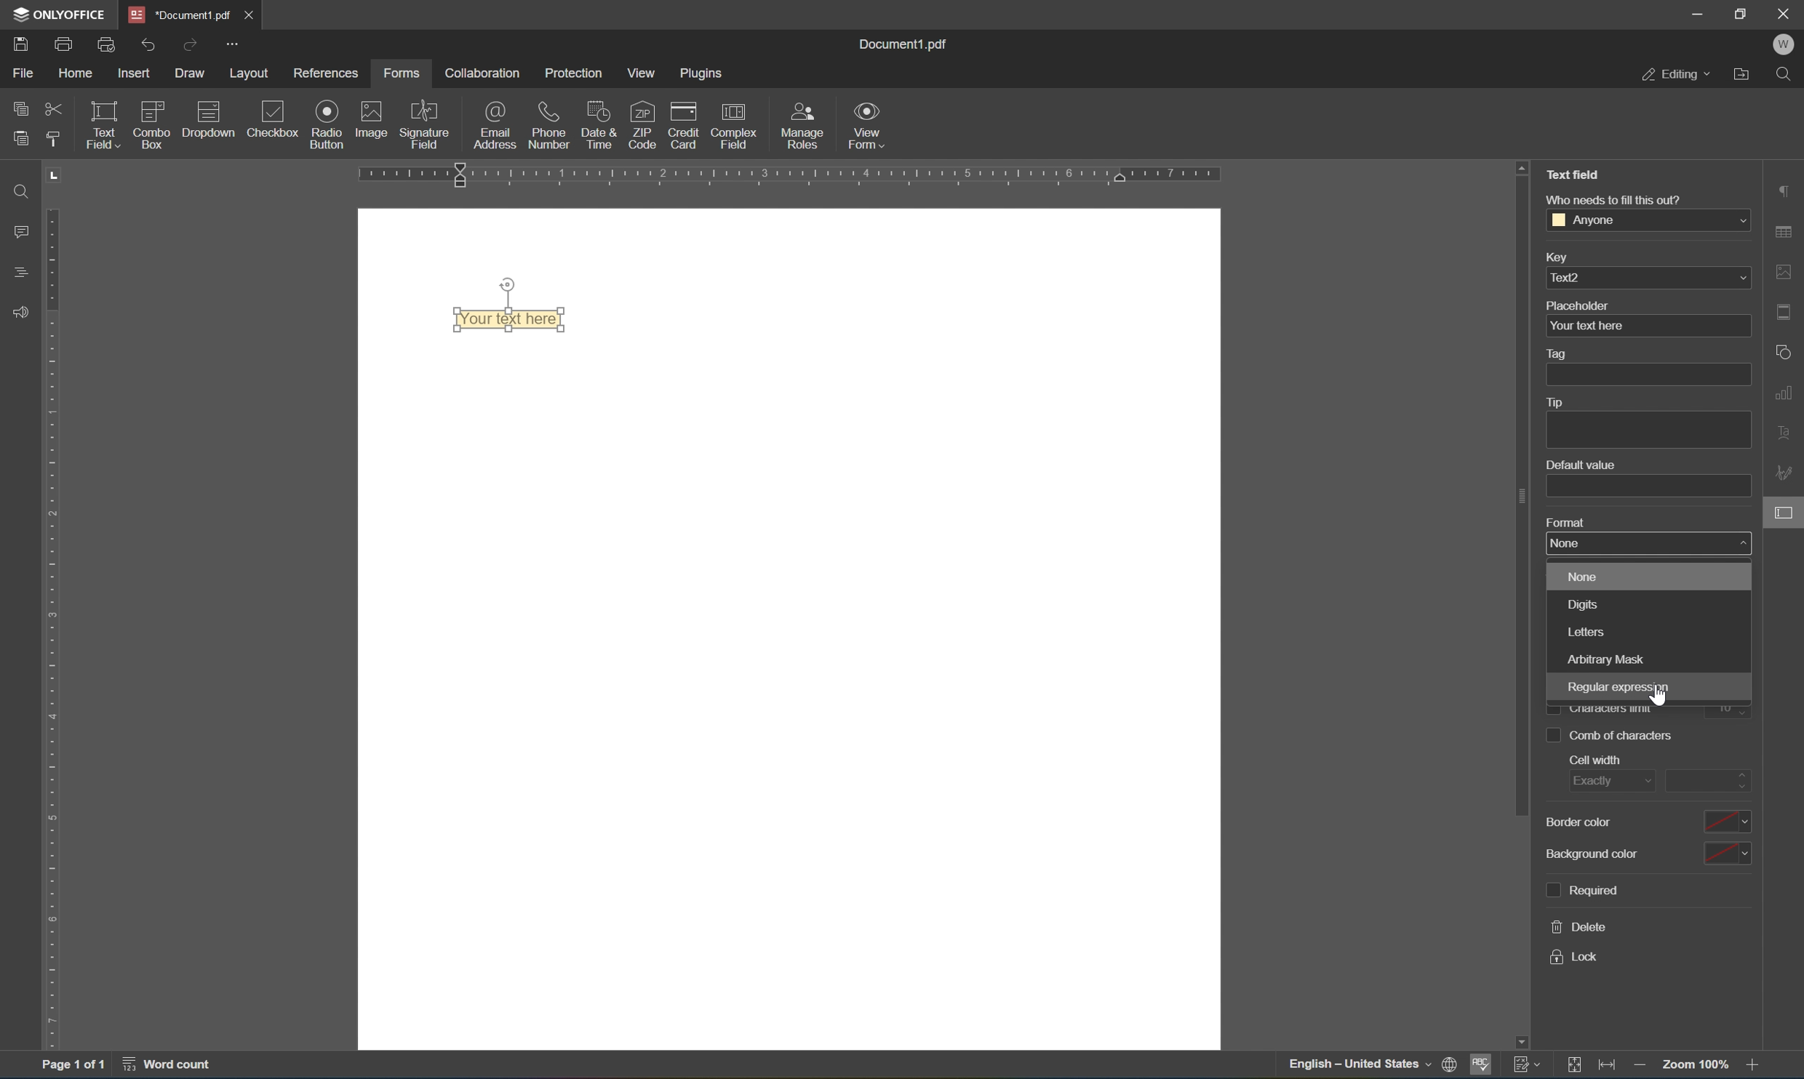 This screenshot has width=1804, height=1079. What do you see at coordinates (234, 40) in the screenshot?
I see `customize quick access toolbar` at bounding box center [234, 40].